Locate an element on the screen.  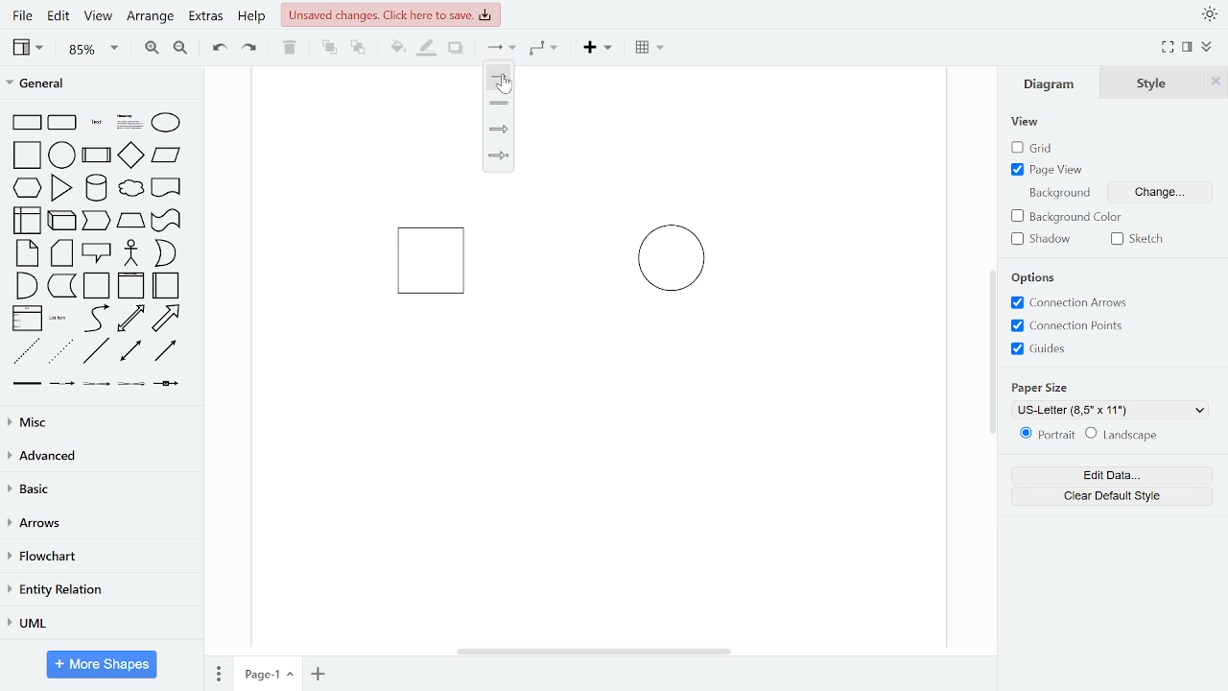
insert is located at coordinates (602, 48).